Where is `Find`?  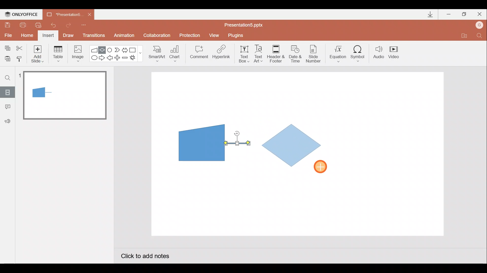 Find is located at coordinates (479, 37).